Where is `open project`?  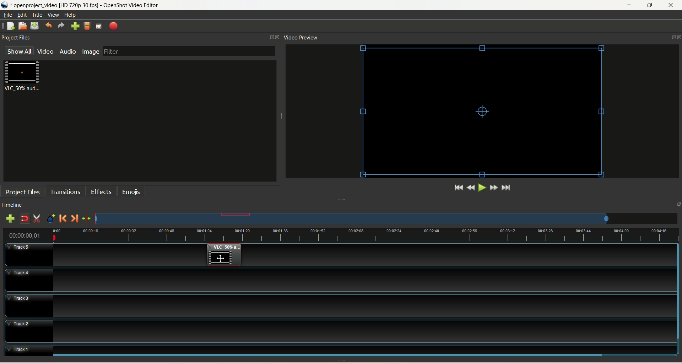
open project is located at coordinates (22, 26).